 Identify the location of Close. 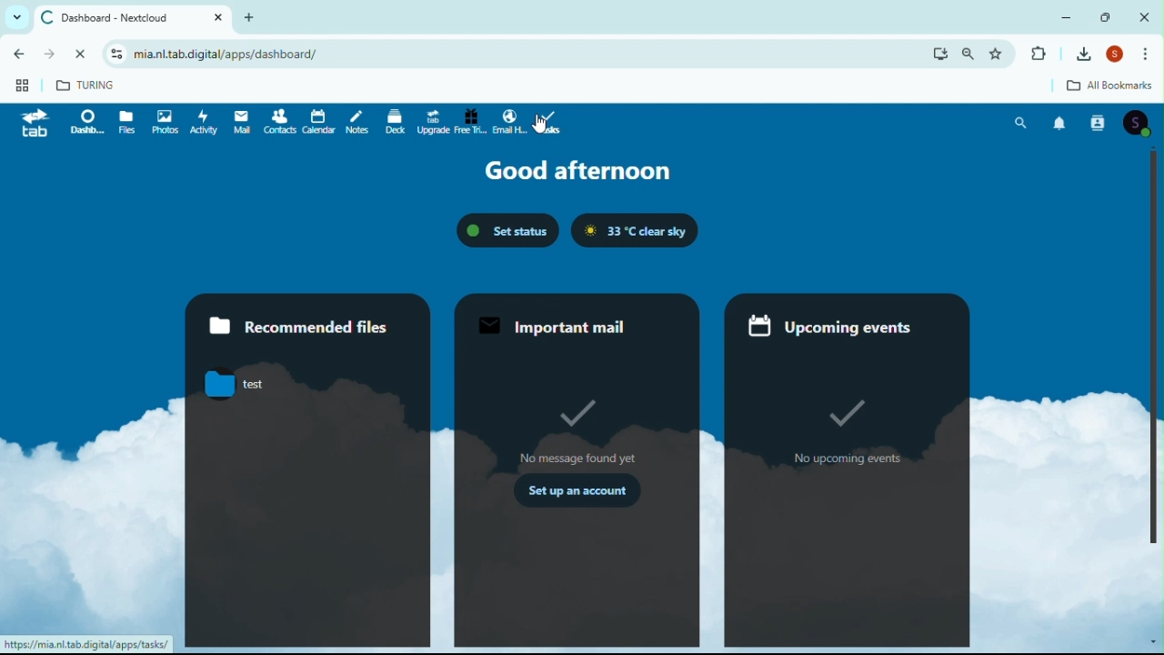
(1144, 16).